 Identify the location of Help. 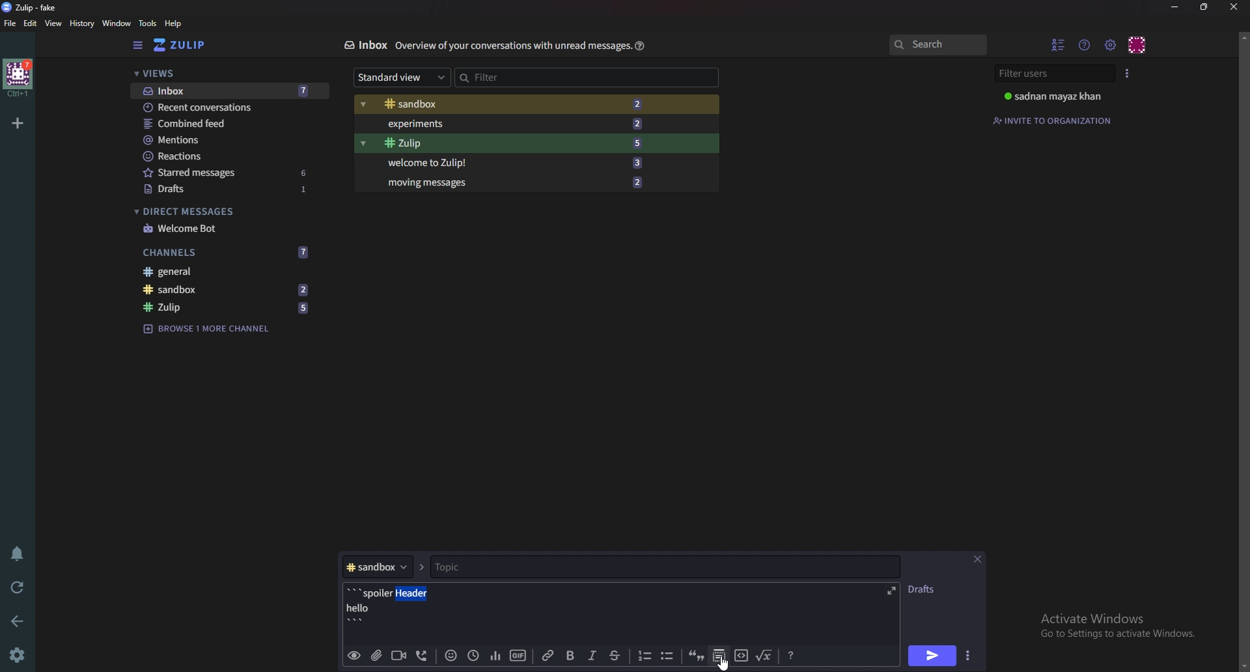
(176, 23).